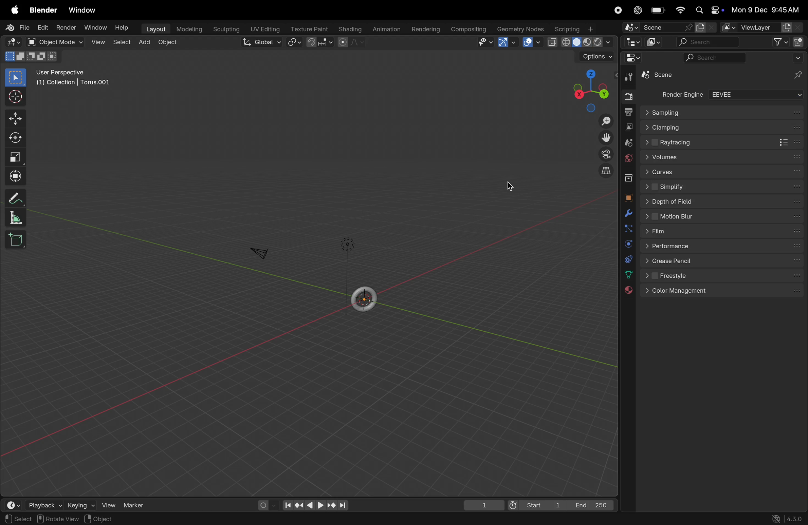 The height and width of the screenshot is (525, 808). Describe the element at coordinates (169, 42) in the screenshot. I see `object` at that location.